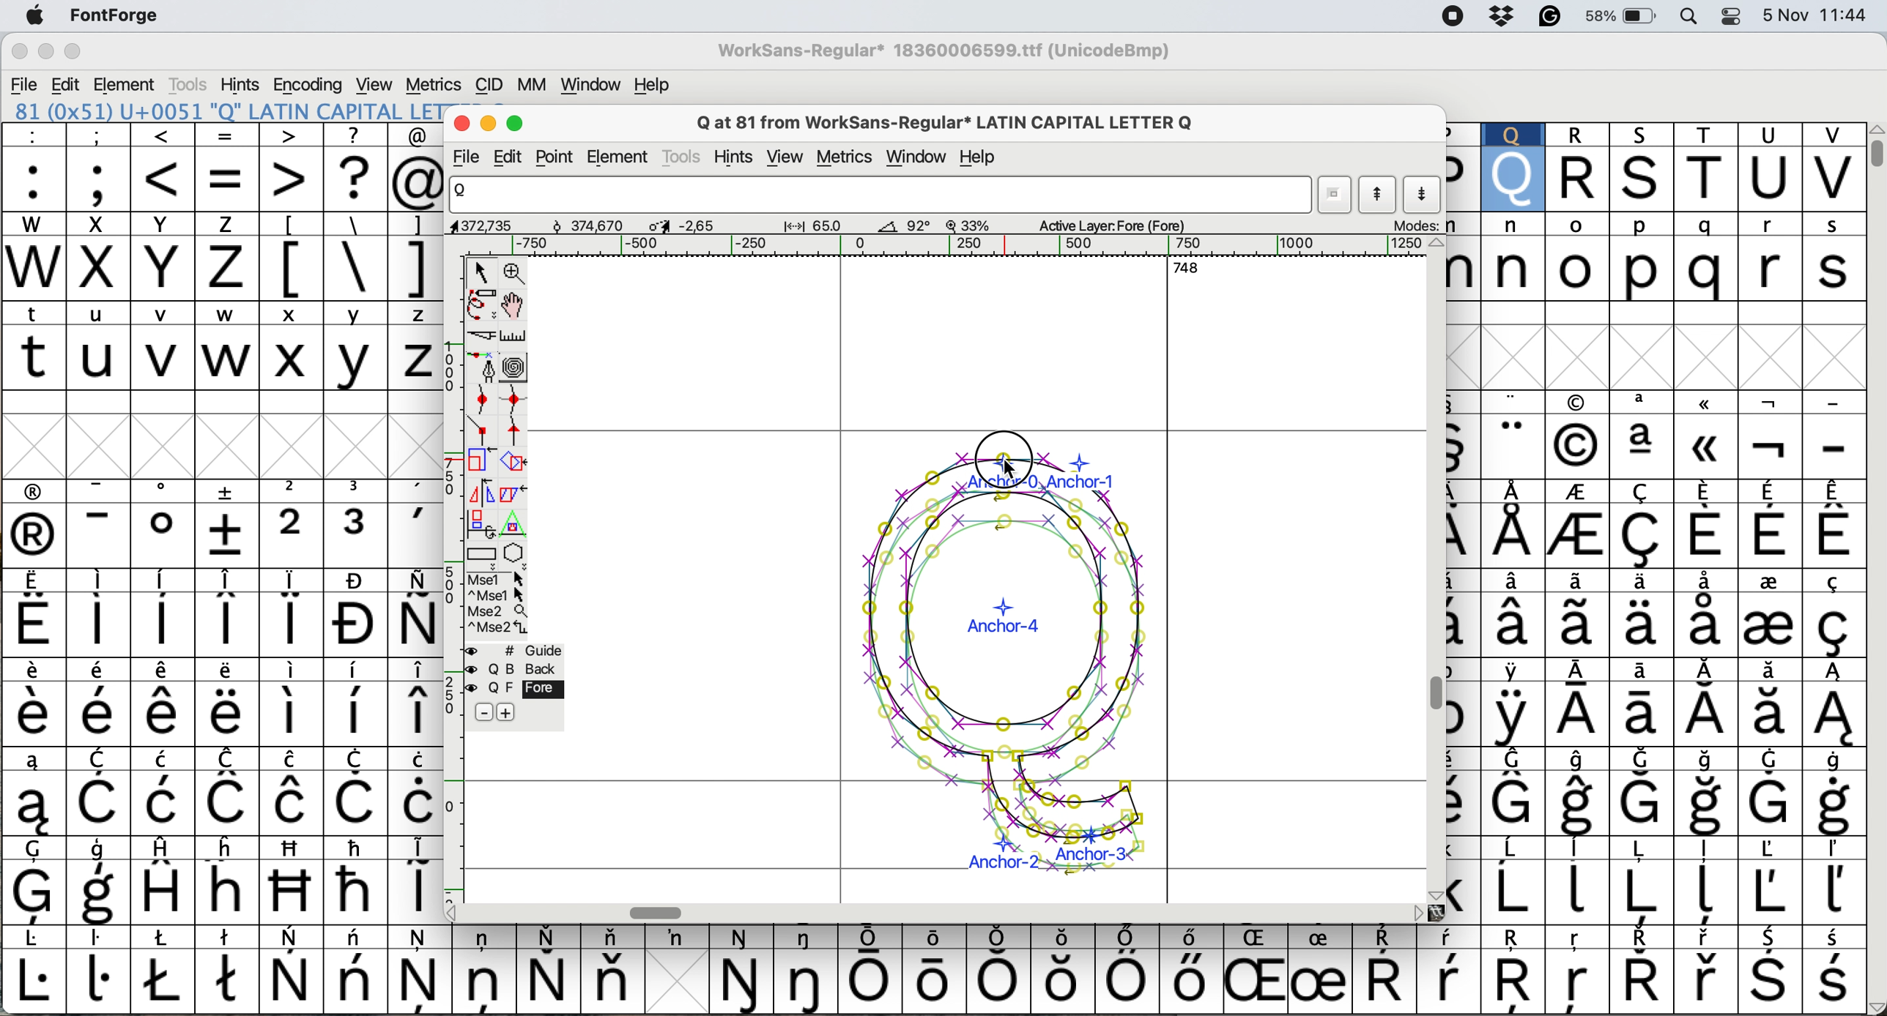 The height and width of the screenshot is (1016, 1887). I want to click on element, so click(127, 85).